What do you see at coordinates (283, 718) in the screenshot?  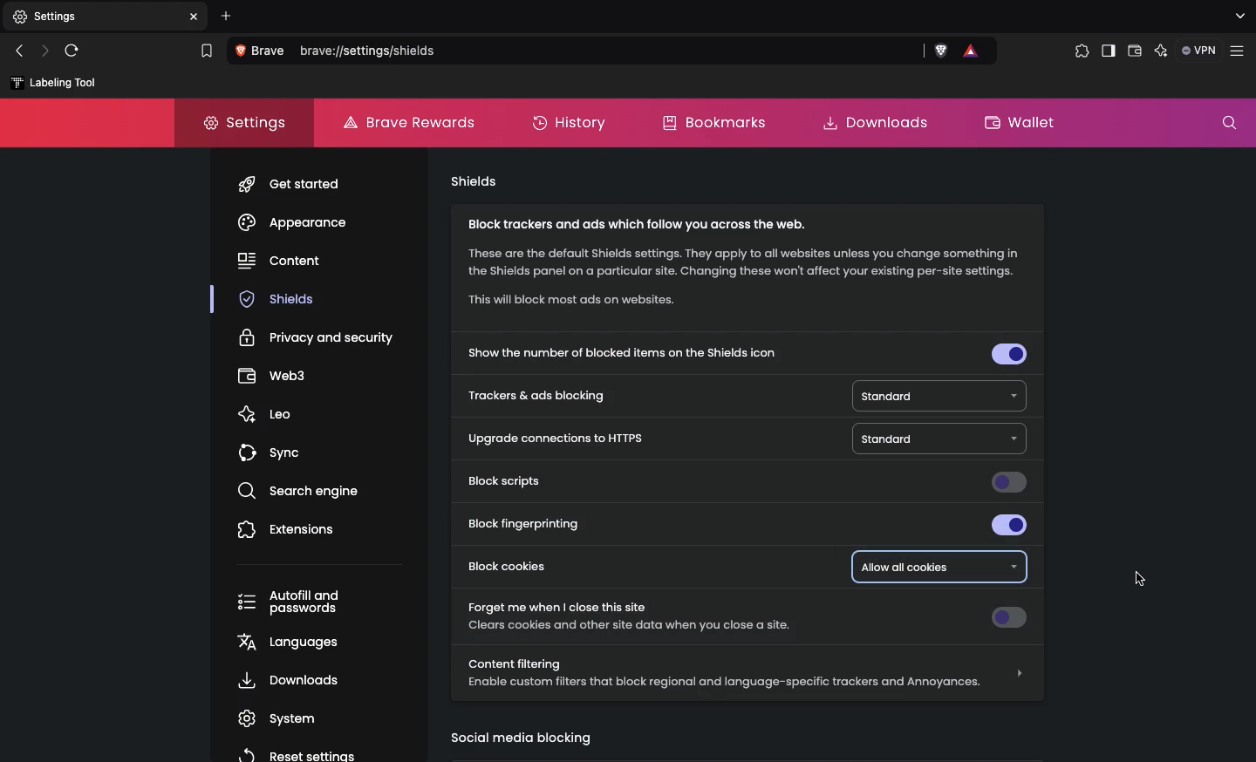 I see `system` at bounding box center [283, 718].